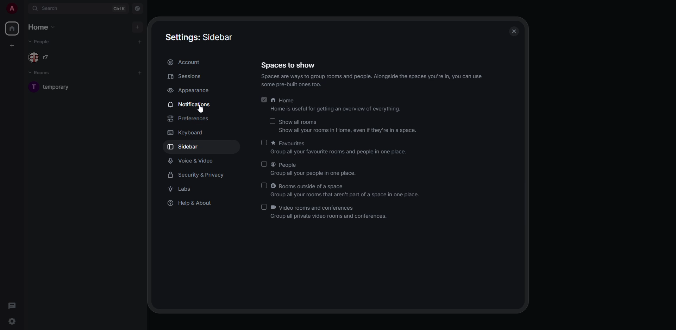 This screenshot has width=676, height=330. What do you see at coordinates (372, 80) in the screenshot?
I see `info` at bounding box center [372, 80].